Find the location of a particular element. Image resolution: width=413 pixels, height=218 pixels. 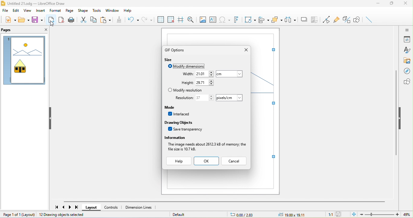

zoom and pan is located at coordinates (191, 19).